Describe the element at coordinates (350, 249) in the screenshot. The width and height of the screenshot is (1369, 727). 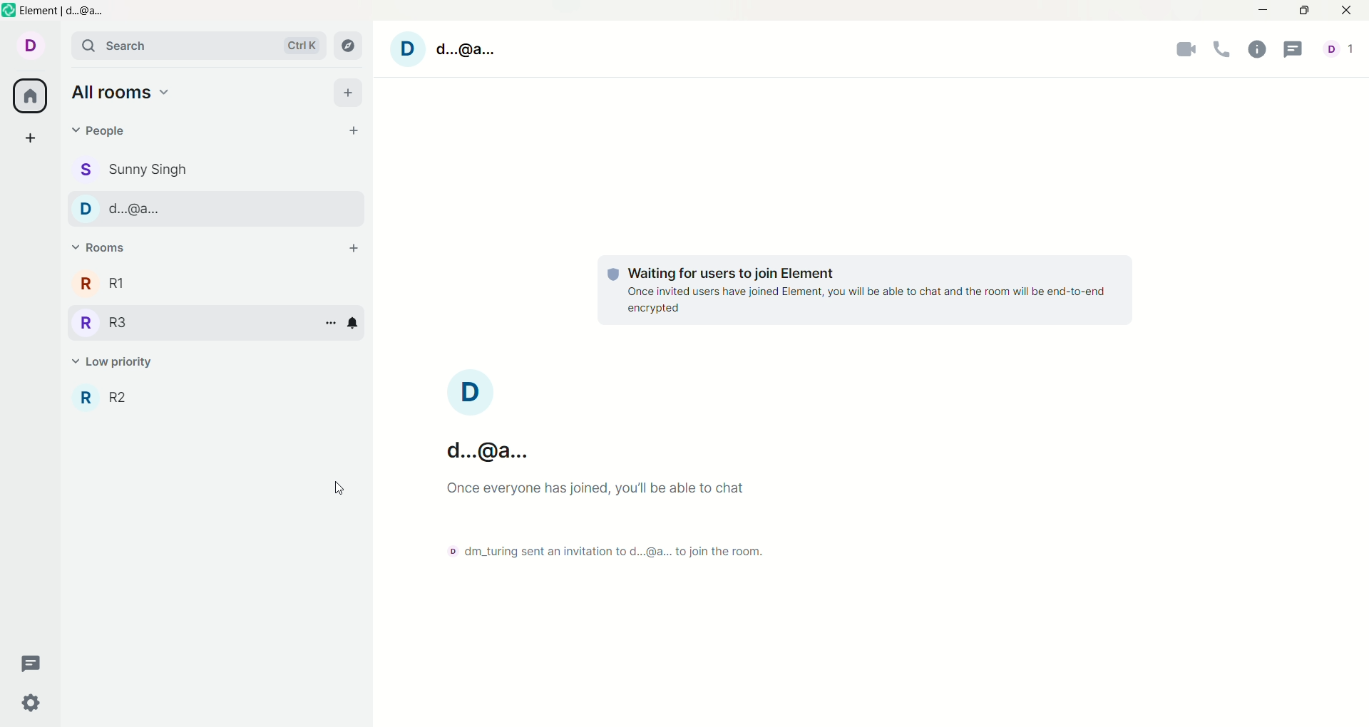
I see `add` at that location.